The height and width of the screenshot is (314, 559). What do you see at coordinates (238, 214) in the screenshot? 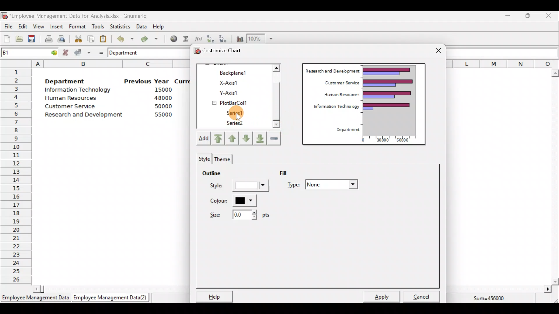
I see `Size` at bounding box center [238, 214].